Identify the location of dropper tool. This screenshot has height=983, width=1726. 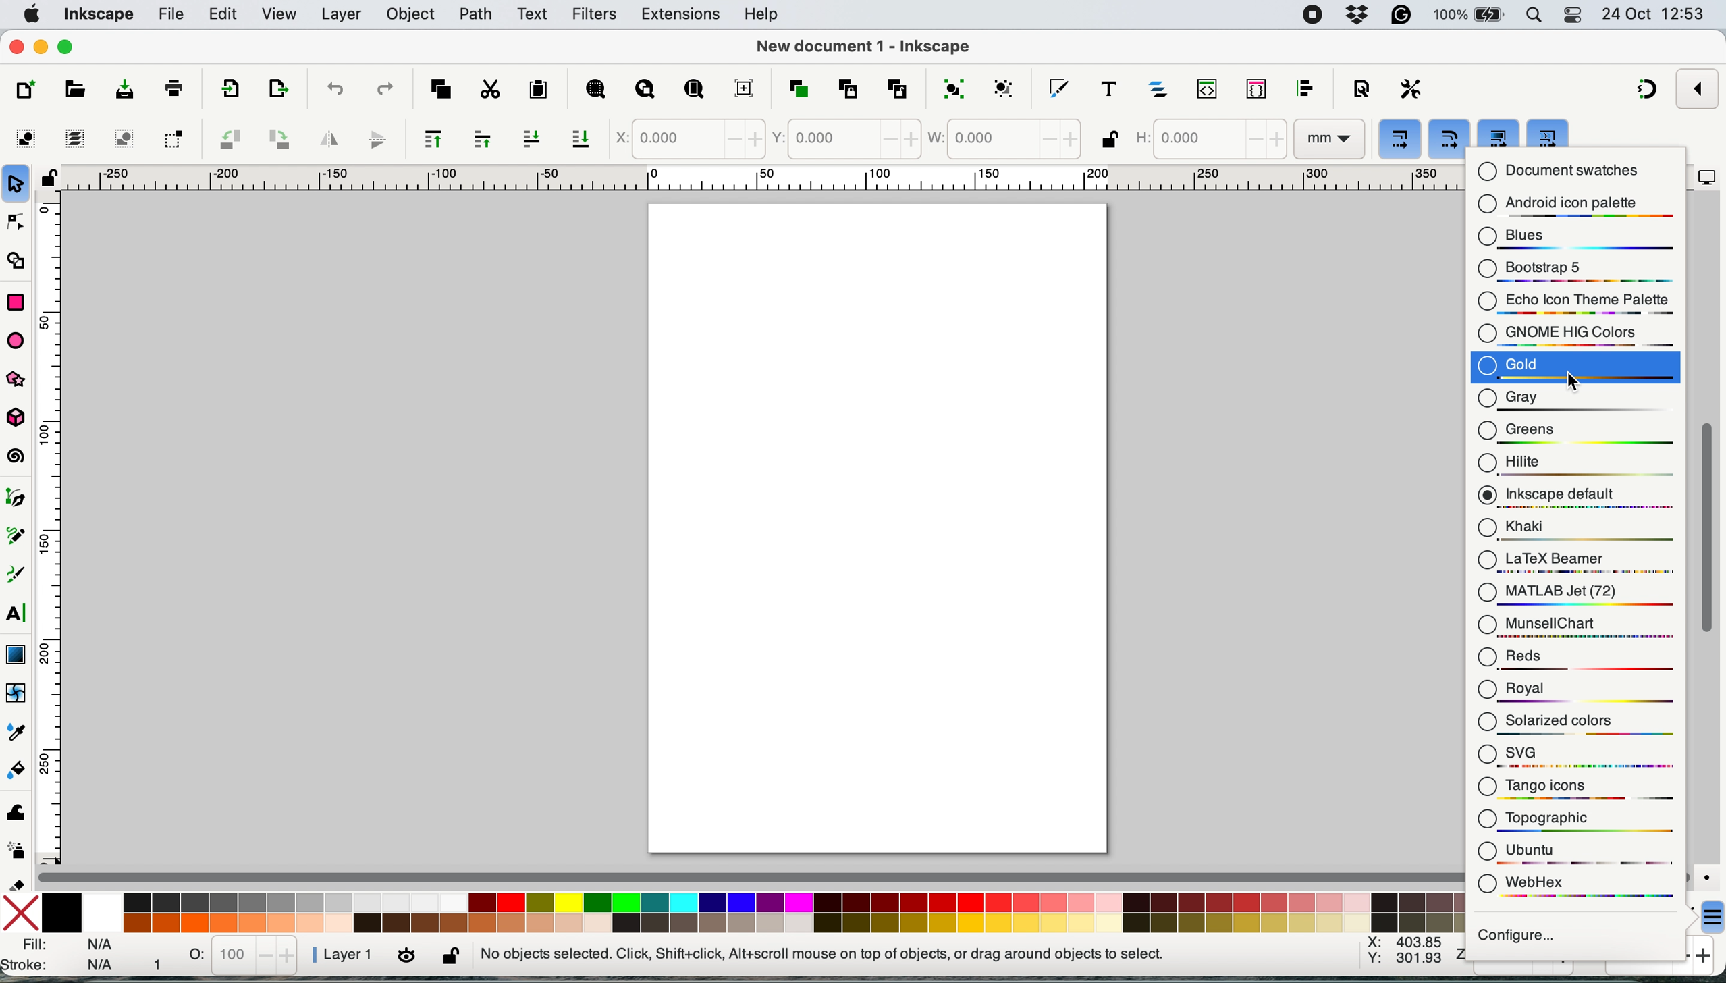
(17, 730).